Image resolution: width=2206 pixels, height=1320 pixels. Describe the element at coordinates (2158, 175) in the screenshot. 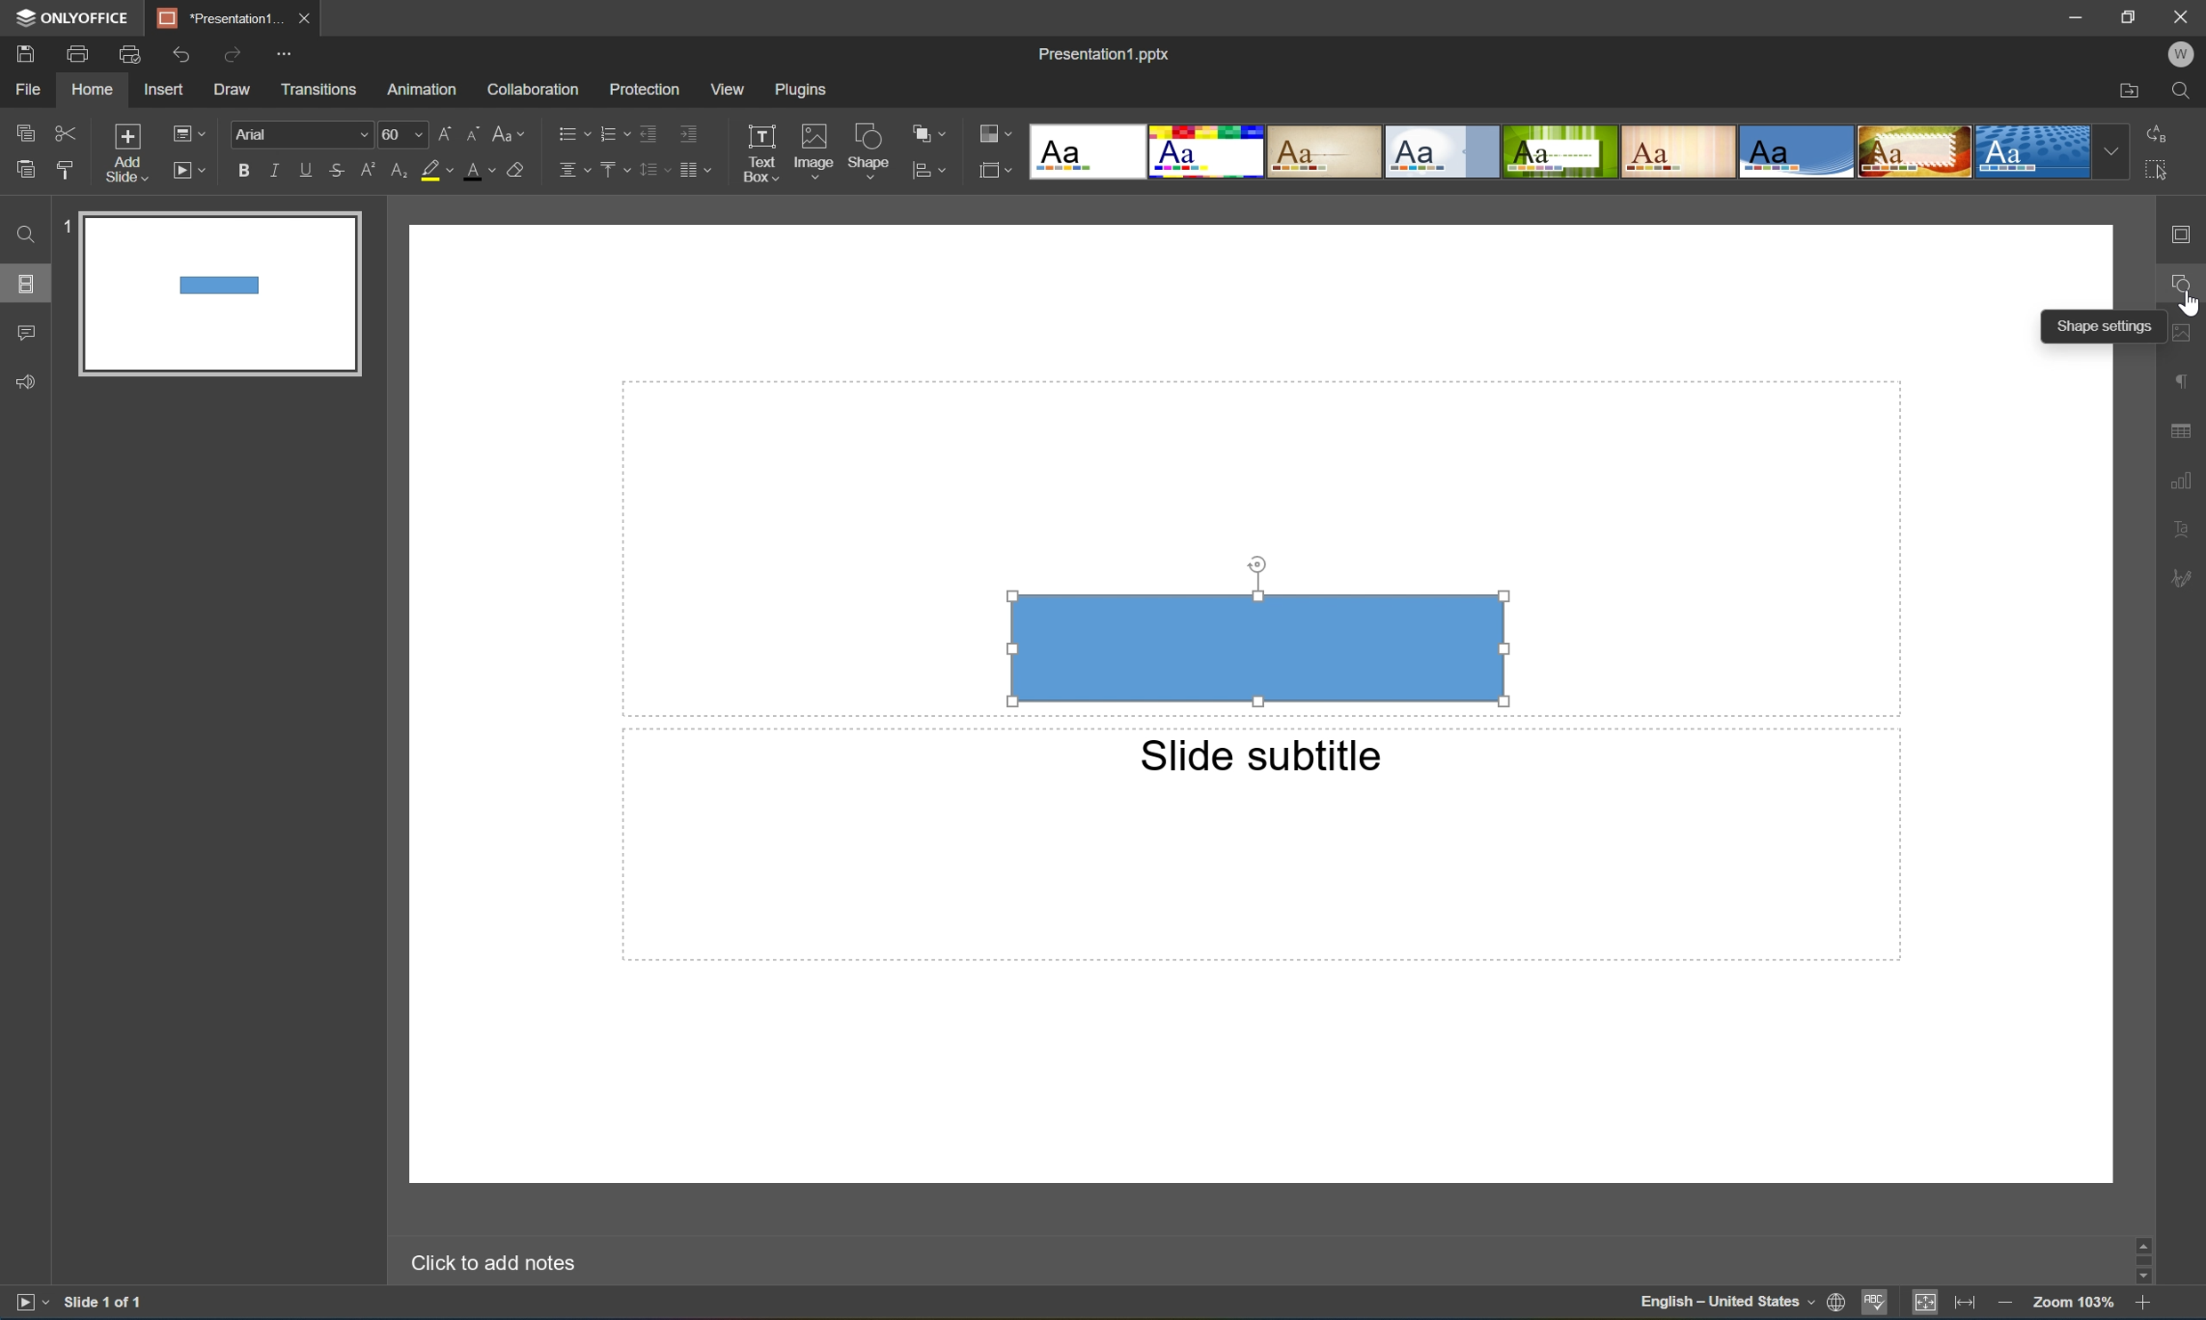

I see `Select all` at that location.